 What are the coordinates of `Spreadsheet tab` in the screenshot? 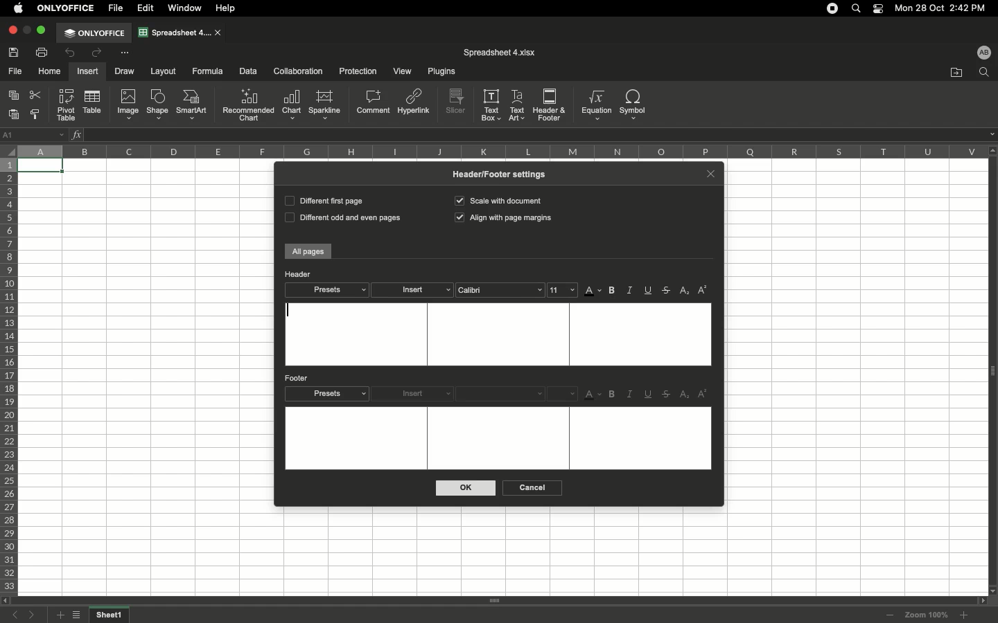 It's located at (175, 32).